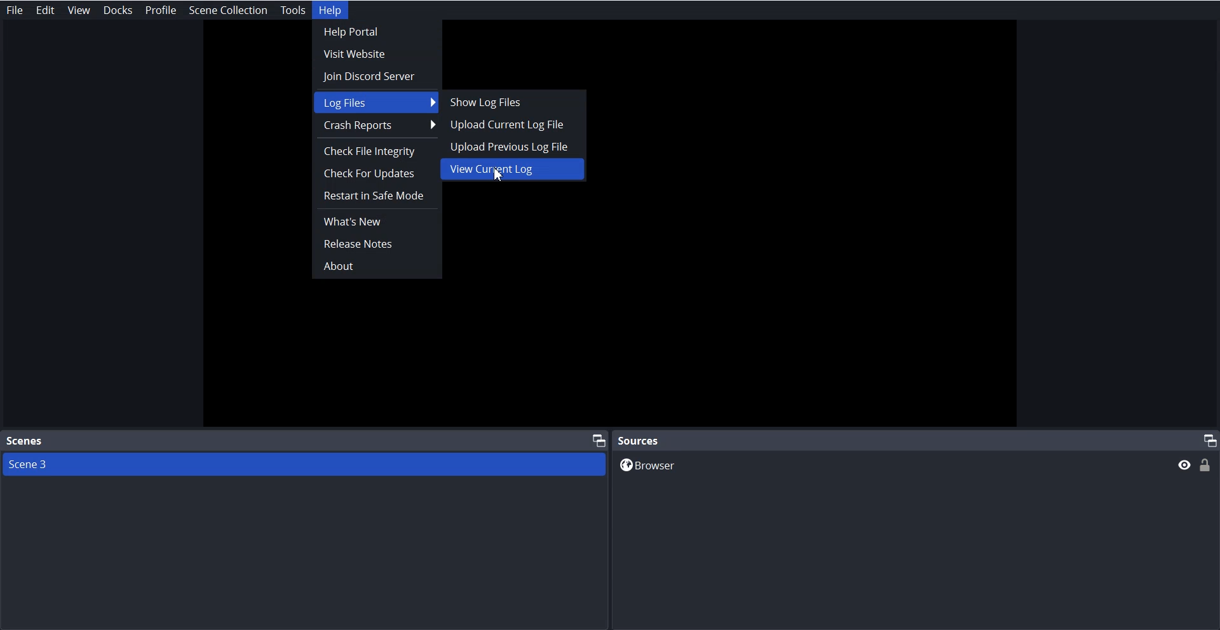 Image resolution: width=1220 pixels, height=630 pixels. I want to click on View, so click(78, 9).